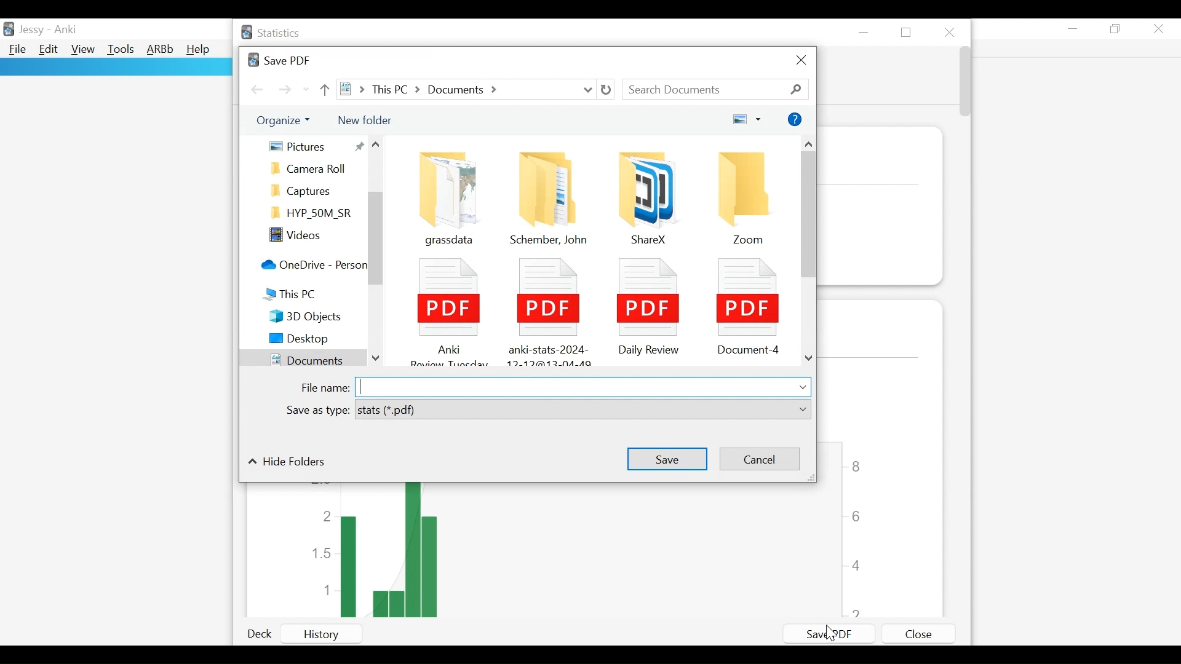 The width and height of the screenshot is (1181, 664). Describe the element at coordinates (918, 634) in the screenshot. I see `Close` at that location.